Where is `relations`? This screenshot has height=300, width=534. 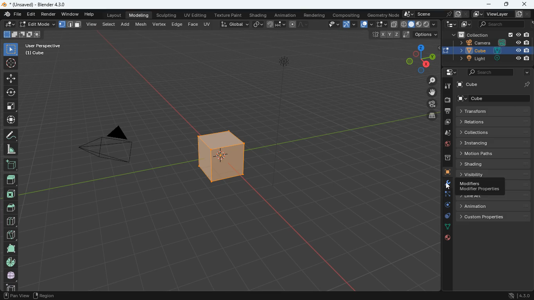 relations is located at coordinates (493, 122).